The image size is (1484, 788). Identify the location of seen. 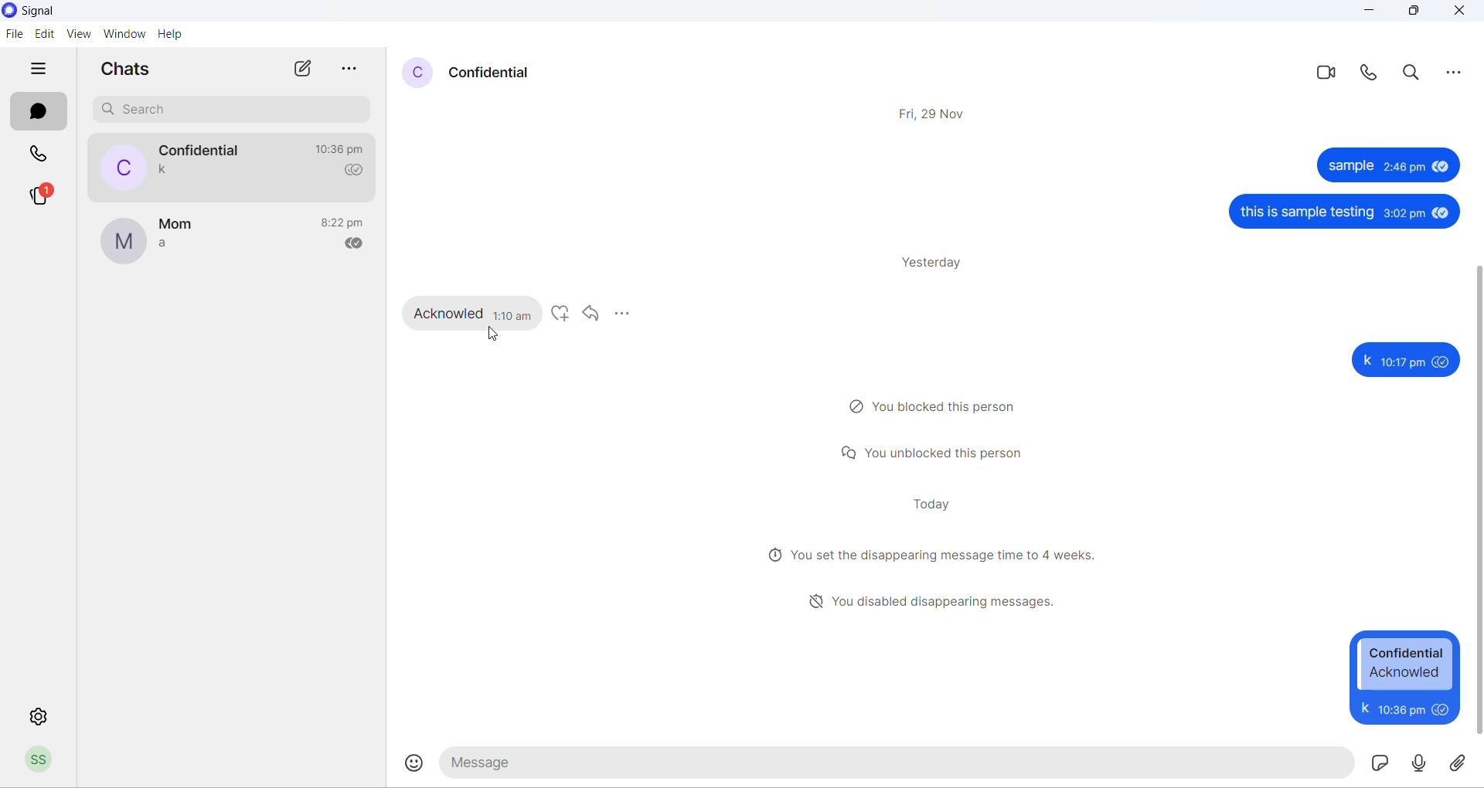
(1443, 166).